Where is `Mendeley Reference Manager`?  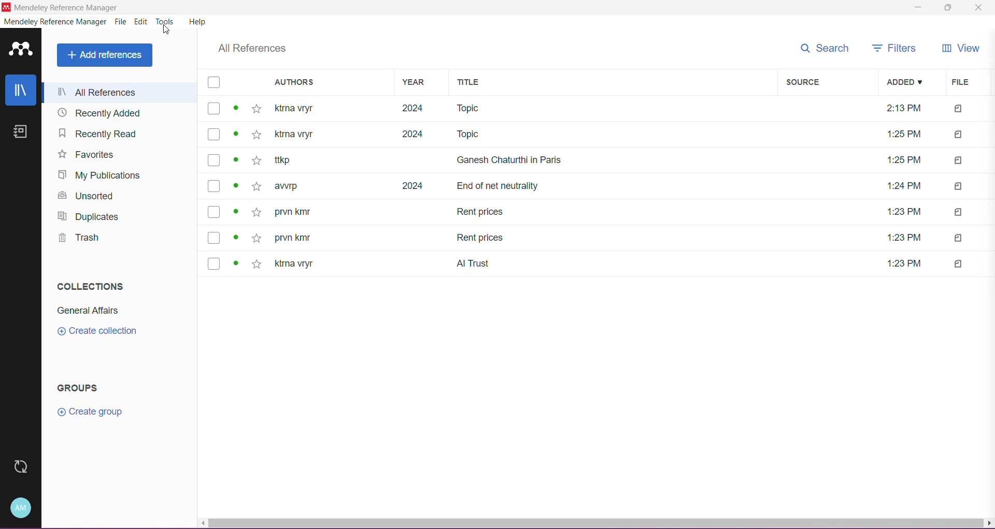
Mendeley Reference Manager is located at coordinates (55, 23).